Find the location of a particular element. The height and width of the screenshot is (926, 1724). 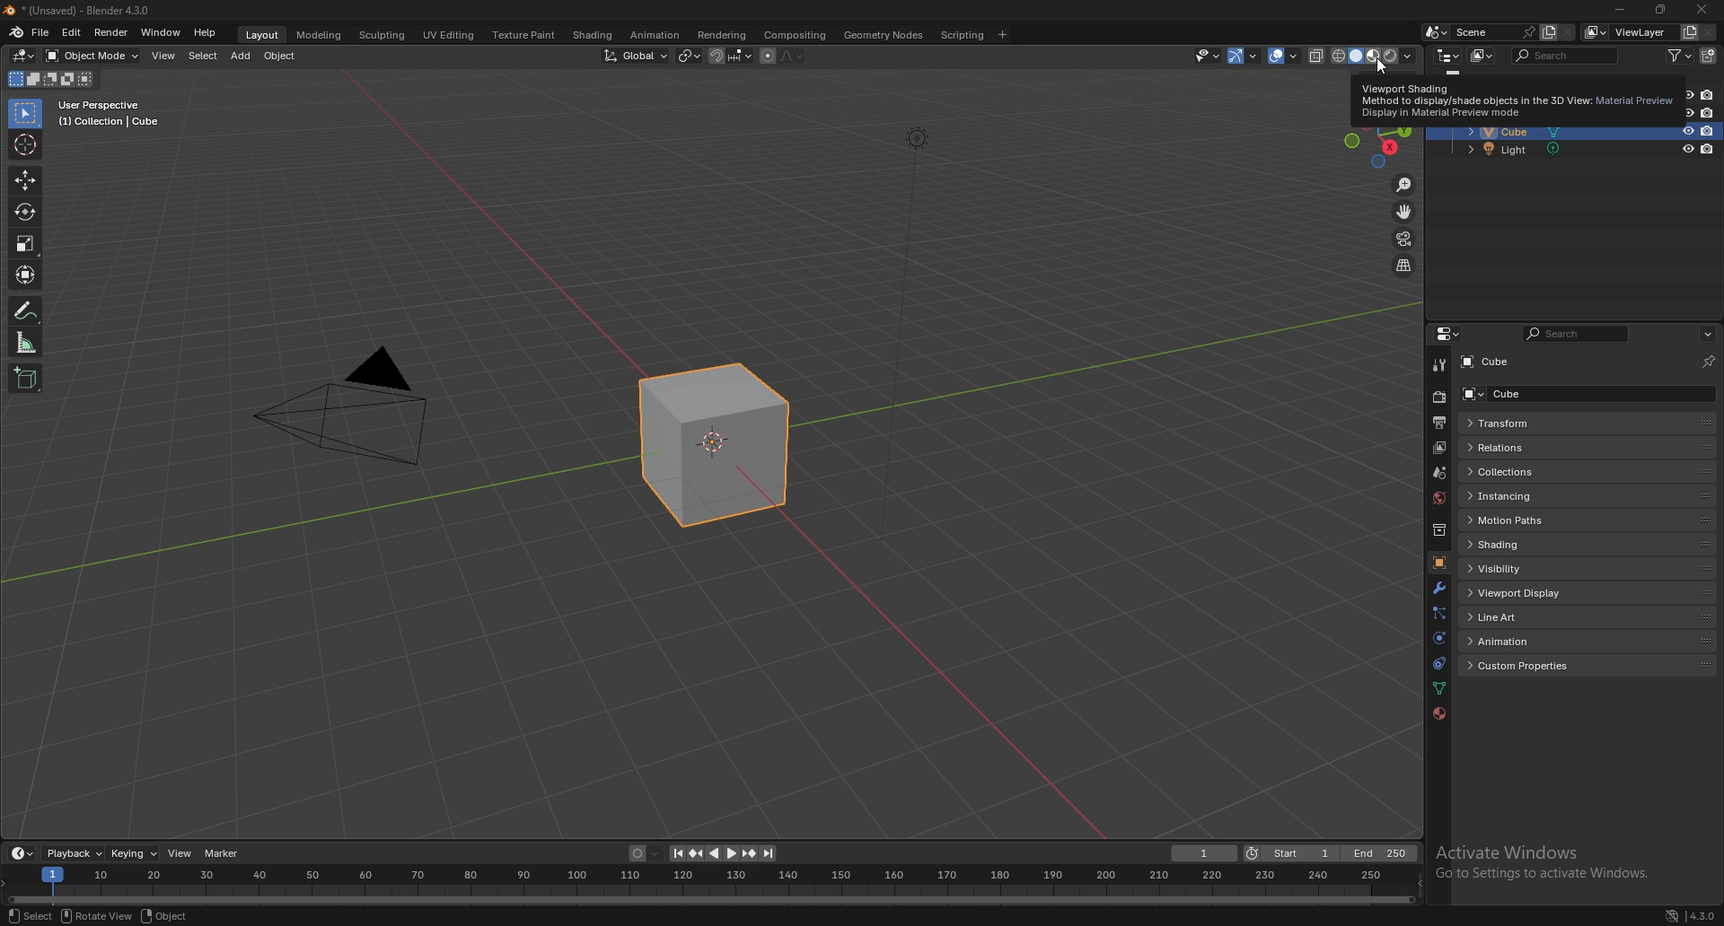

minimize is located at coordinates (1622, 9).